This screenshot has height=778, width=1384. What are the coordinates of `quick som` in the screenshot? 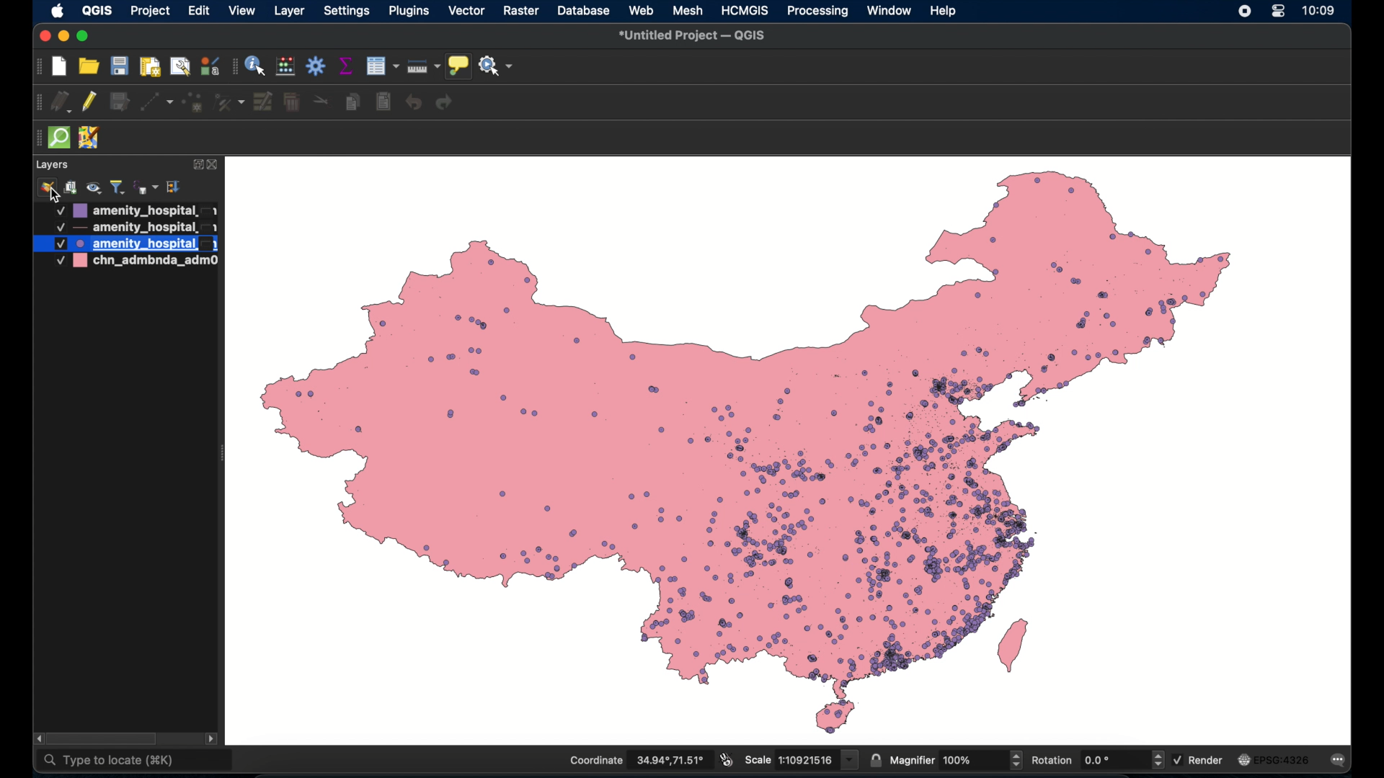 It's located at (61, 138).